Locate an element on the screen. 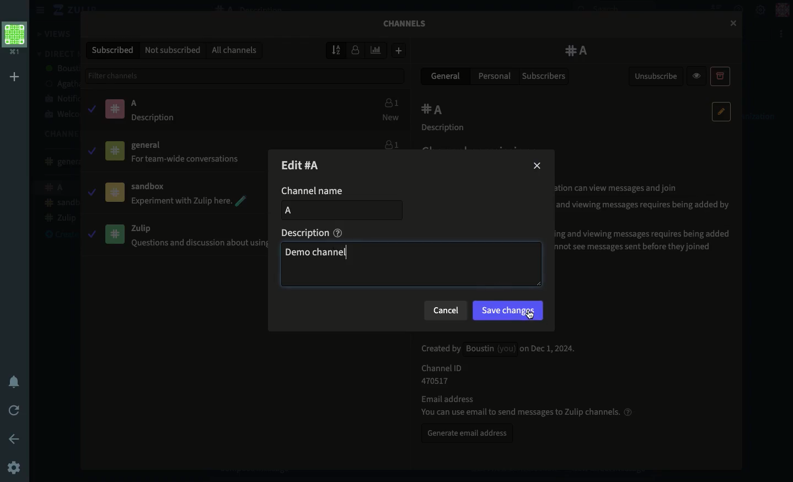 This screenshot has height=482, width=793. Save changes is located at coordinates (509, 311).